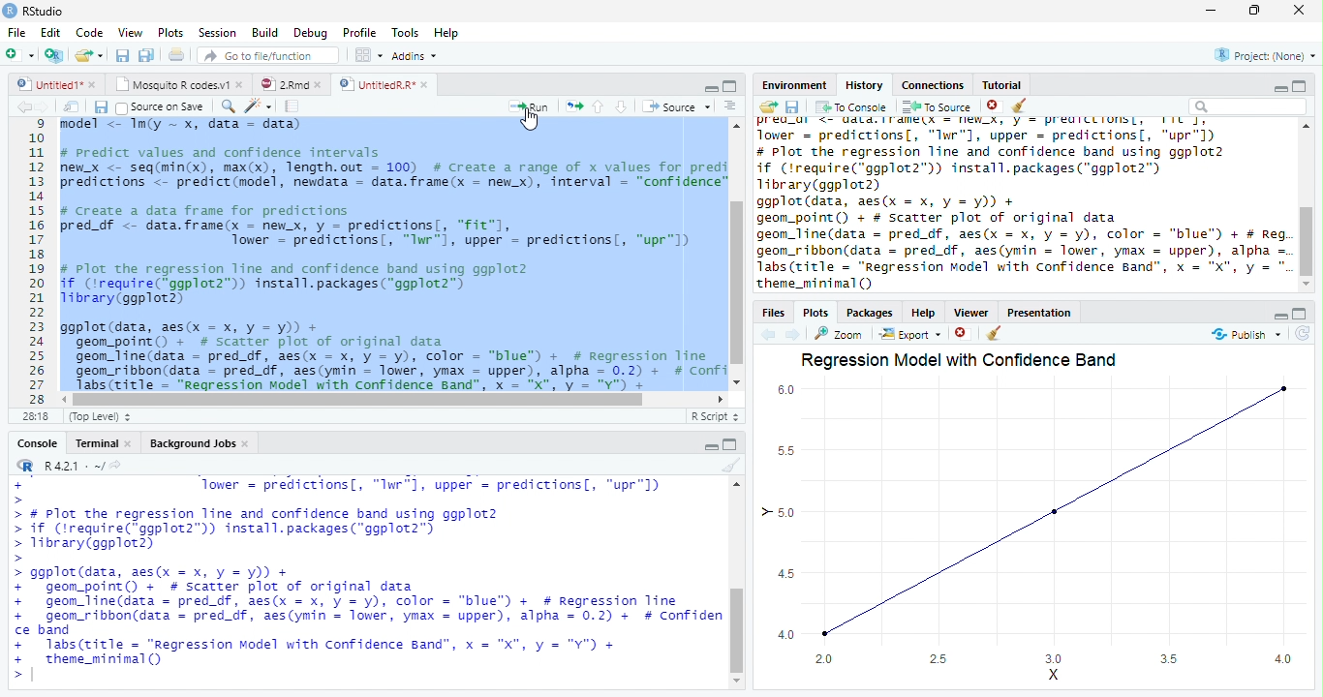 The image size is (1323, 697). What do you see at coordinates (737, 586) in the screenshot?
I see `Scrollbar` at bounding box center [737, 586].